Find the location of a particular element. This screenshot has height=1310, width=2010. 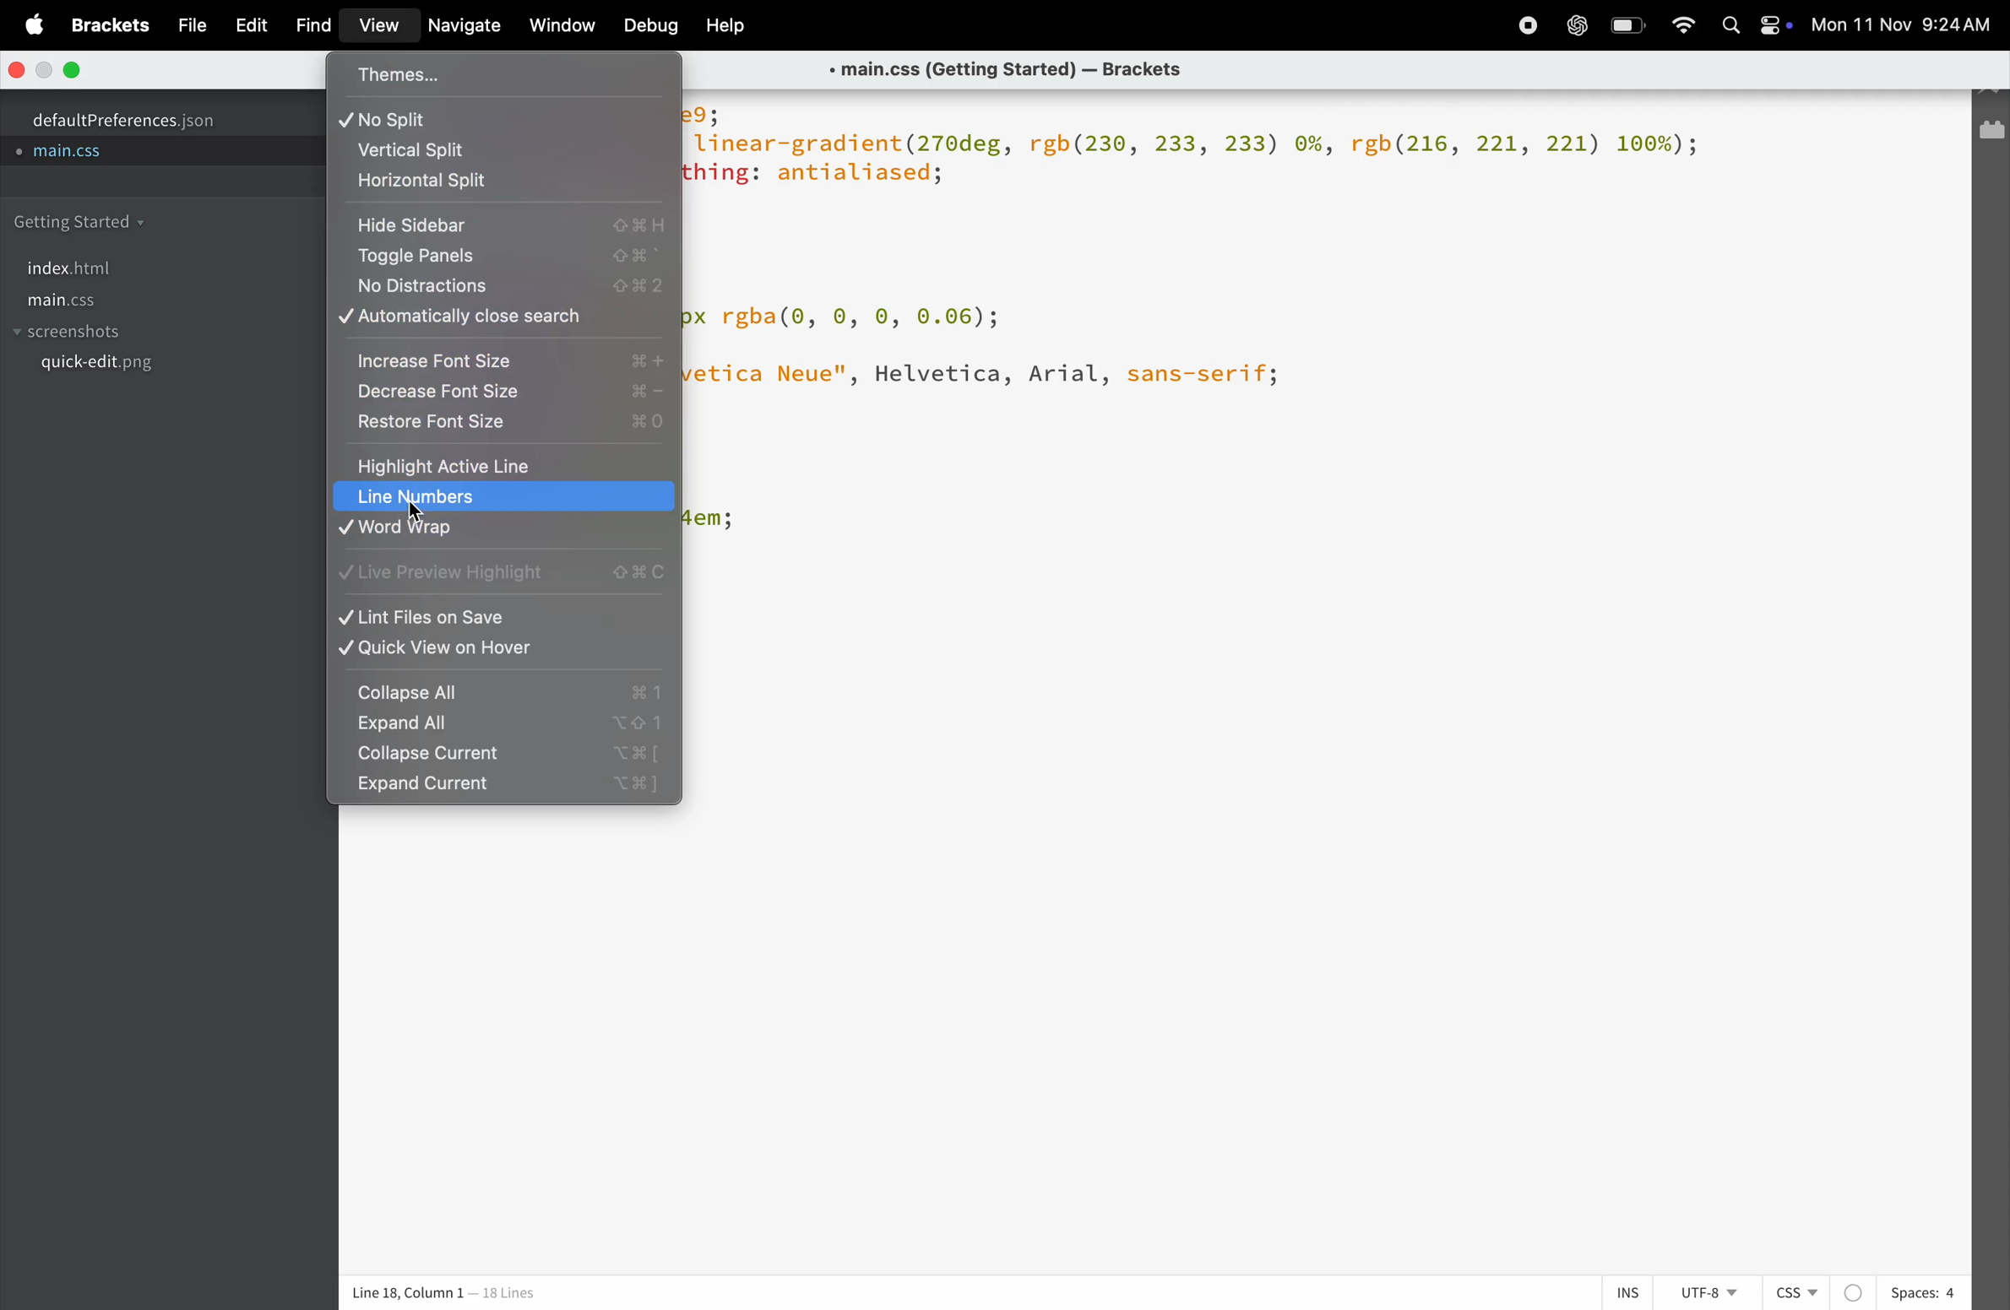

spaces is located at coordinates (1924, 1292).